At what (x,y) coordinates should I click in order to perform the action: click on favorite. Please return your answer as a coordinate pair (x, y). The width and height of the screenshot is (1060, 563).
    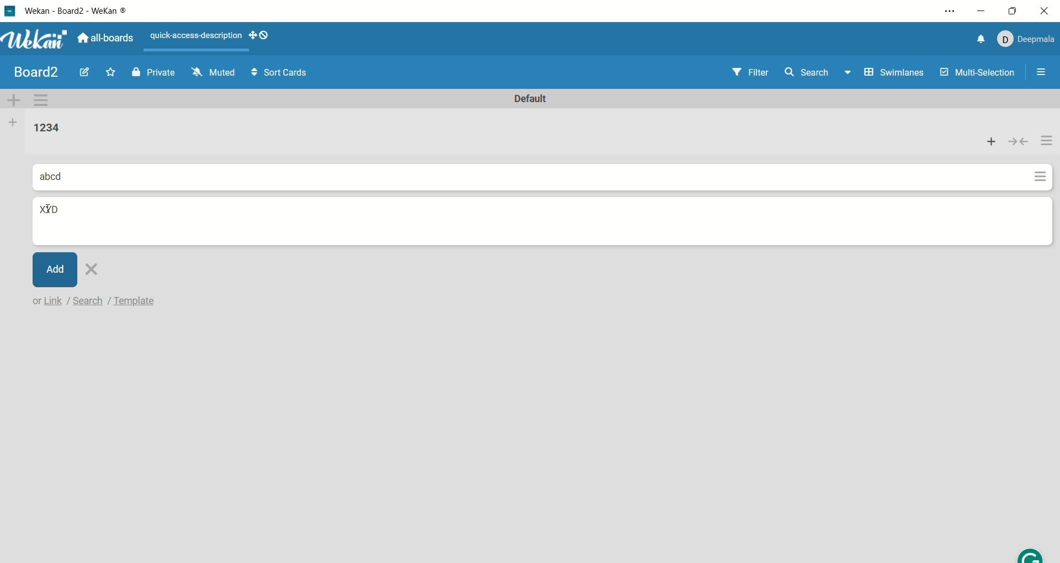
    Looking at the image, I should click on (114, 71).